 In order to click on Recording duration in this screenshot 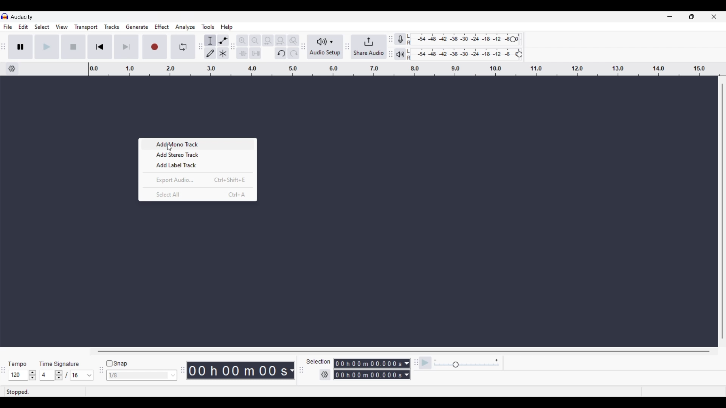, I will do `click(368, 369)`.